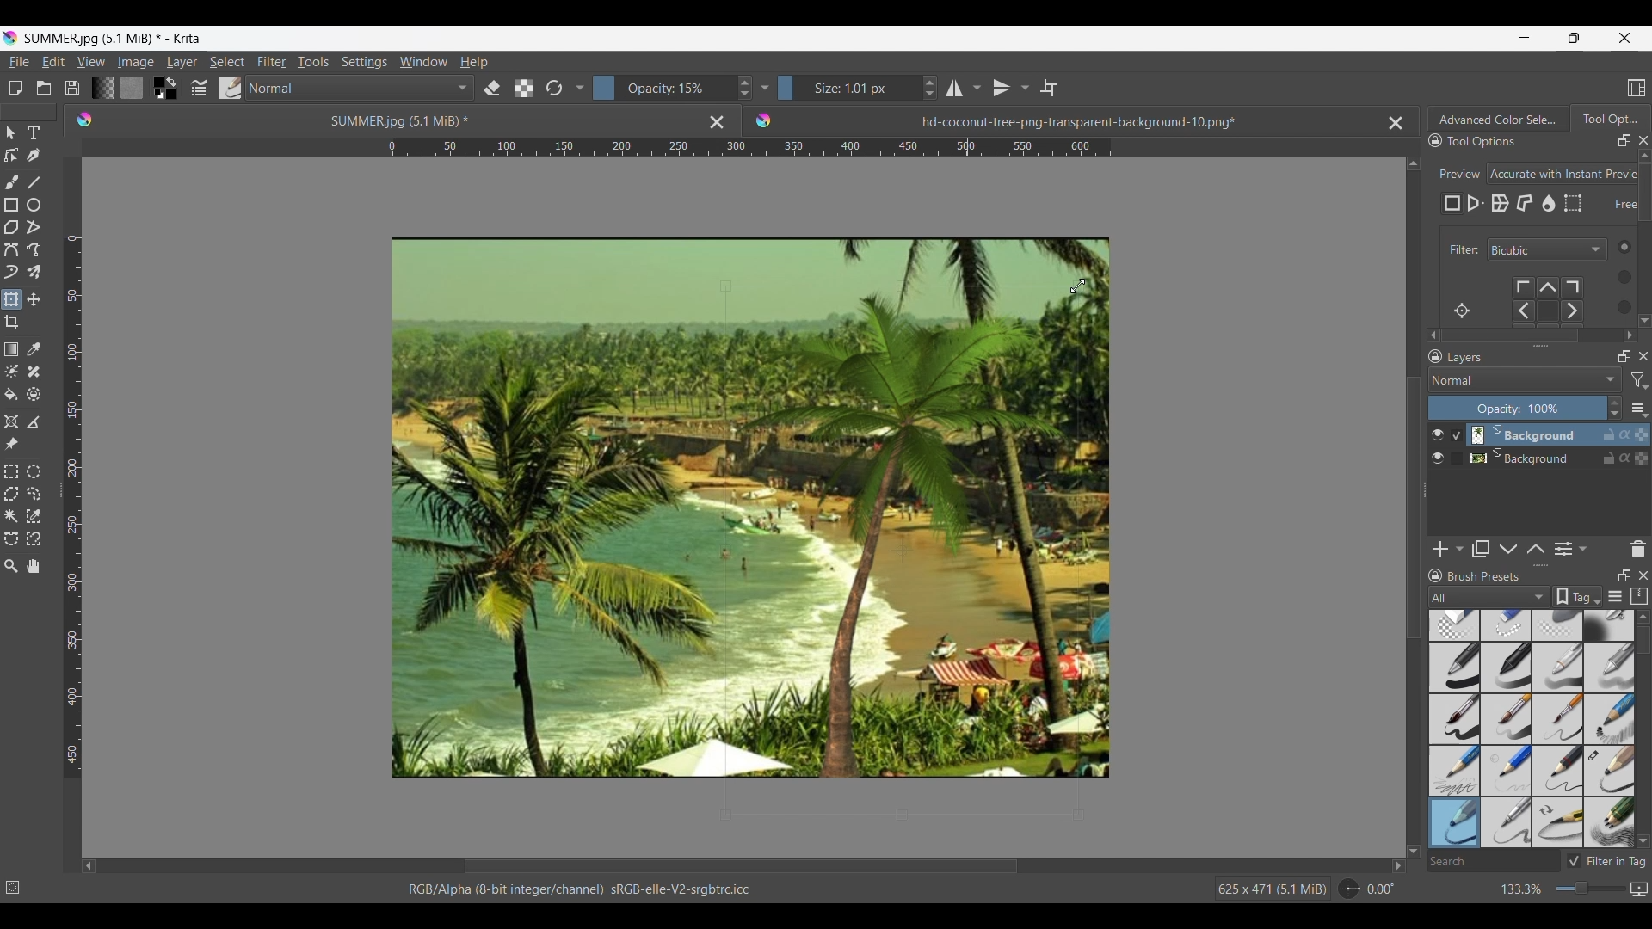 Image resolution: width=1652 pixels, height=929 pixels. Describe the element at coordinates (91, 62) in the screenshot. I see `View` at that location.